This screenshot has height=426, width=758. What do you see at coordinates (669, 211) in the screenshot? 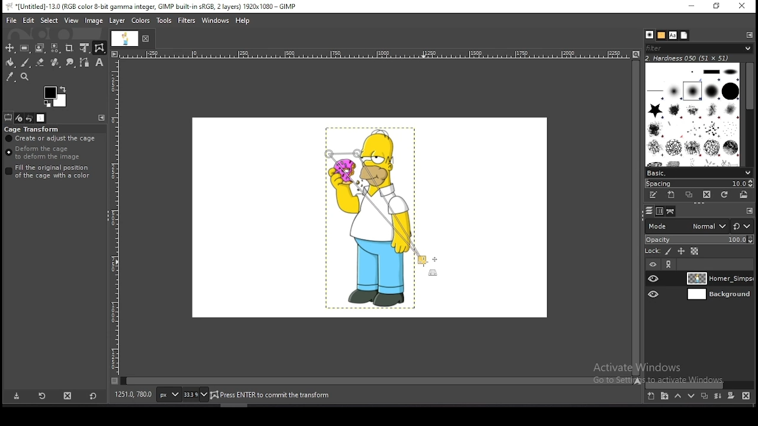
I see `paths` at bounding box center [669, 211].